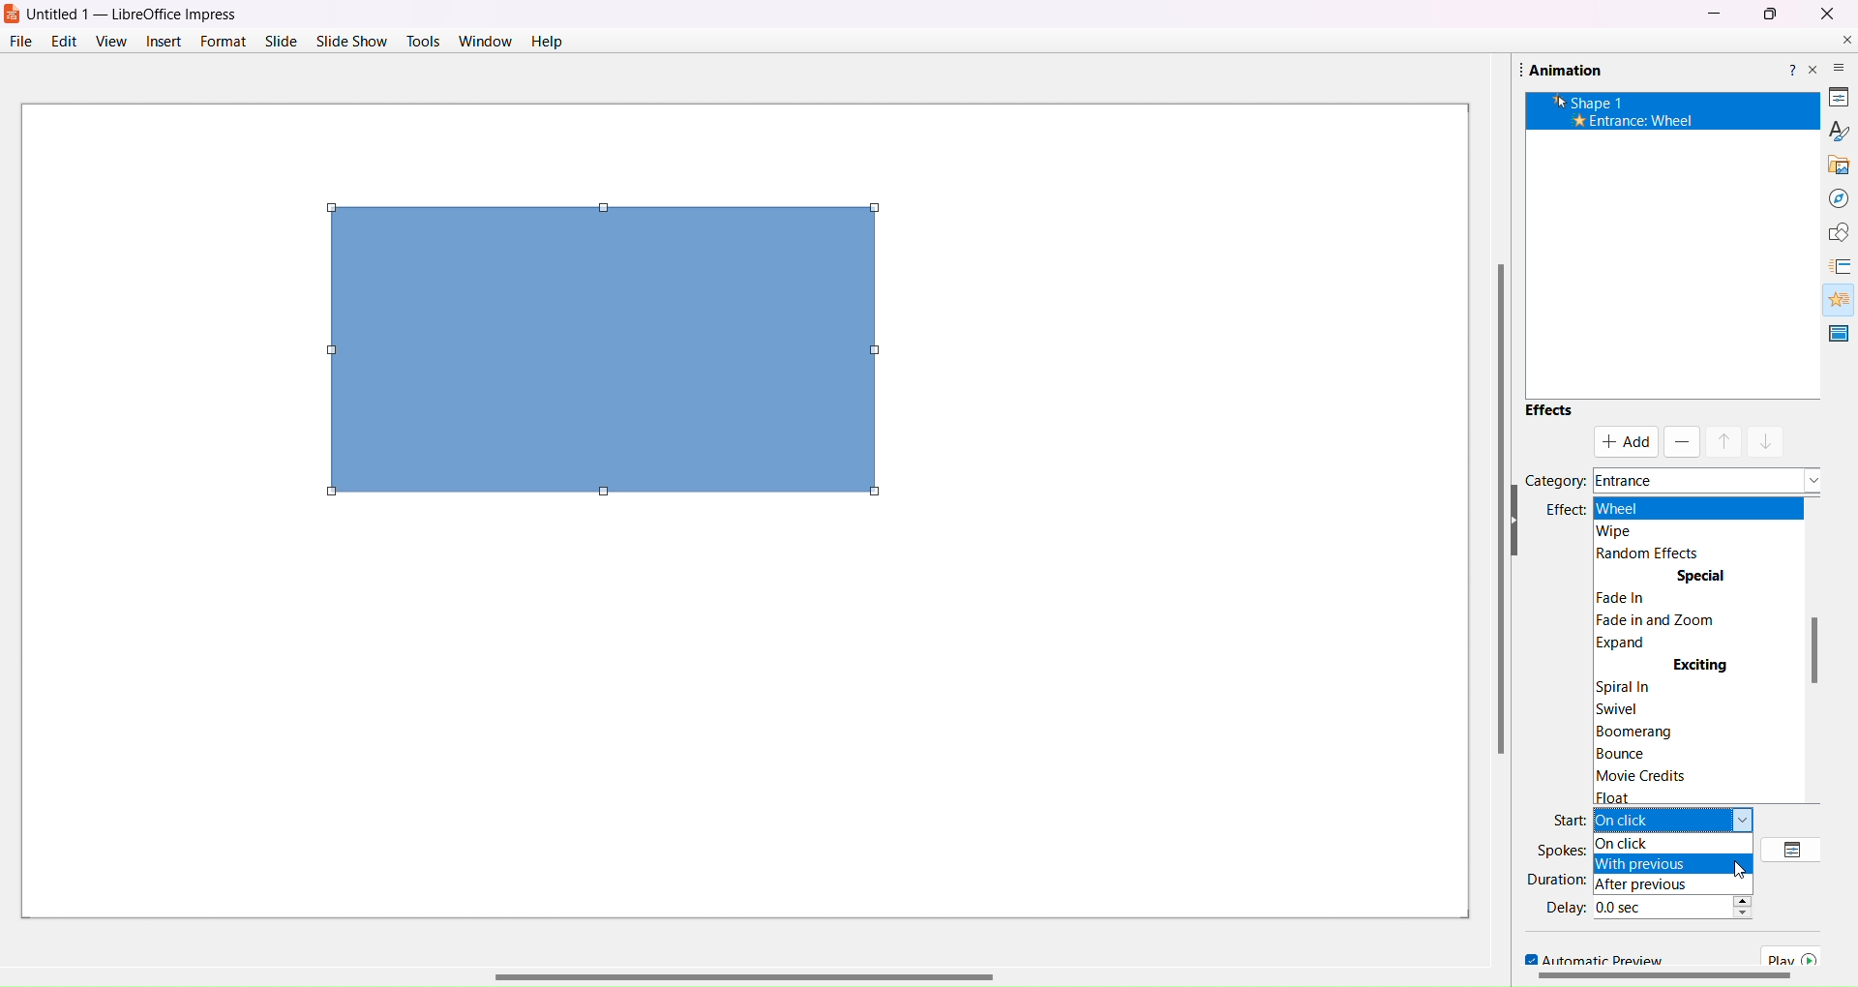 This screenshot has height=987, width=1858. I want to click on Slide Show, so click(353, 39).